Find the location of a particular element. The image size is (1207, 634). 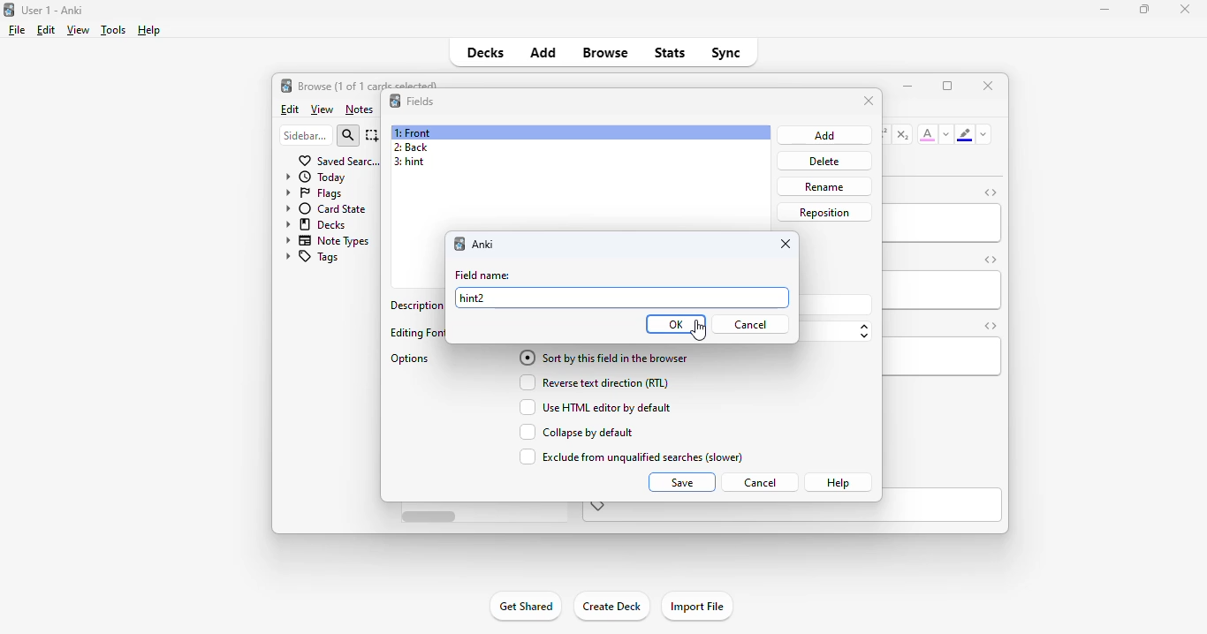

use HTML editor by default is located at coordinates (594, 407).